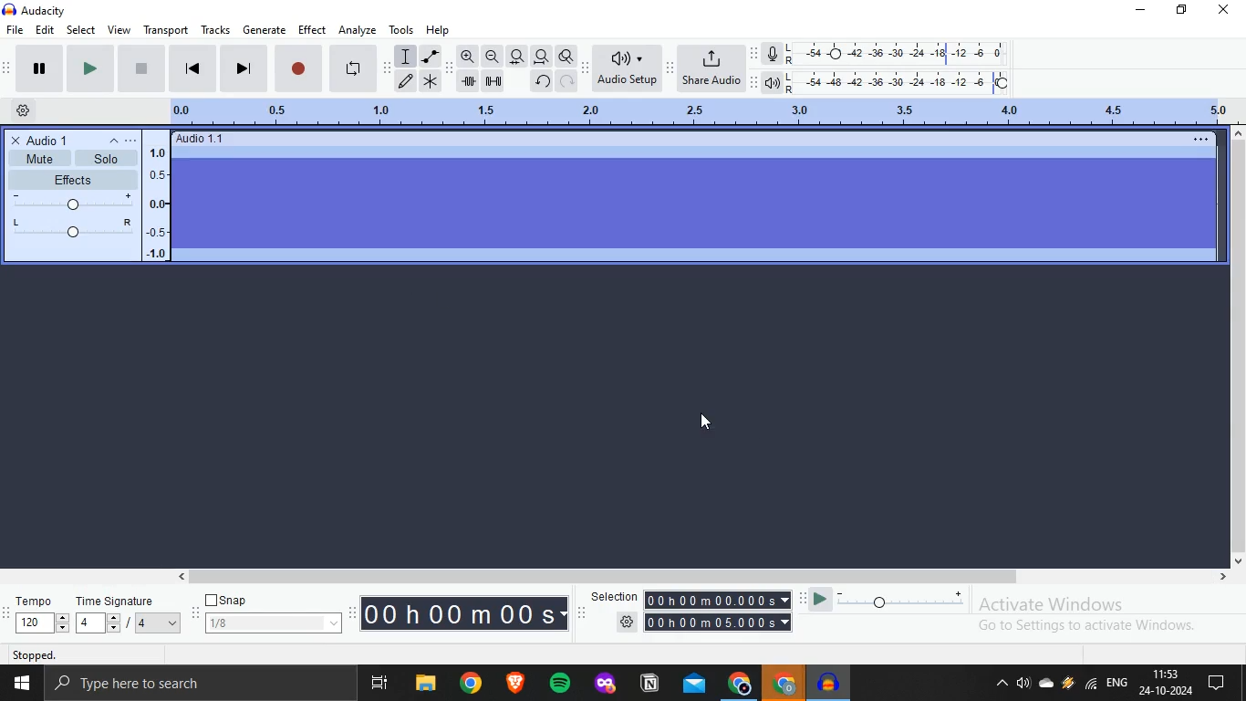 This screenshot has height=701, width=1246. What do you see at coordinates (830, 683) in the screenshot?
I see `Music Playe` at bounding box center [830, 683].